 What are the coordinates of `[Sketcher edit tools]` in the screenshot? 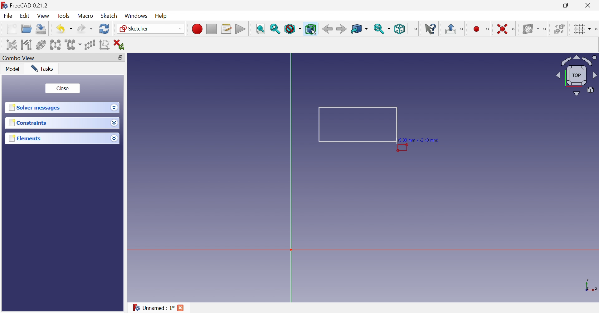 It's located at (595, 29).